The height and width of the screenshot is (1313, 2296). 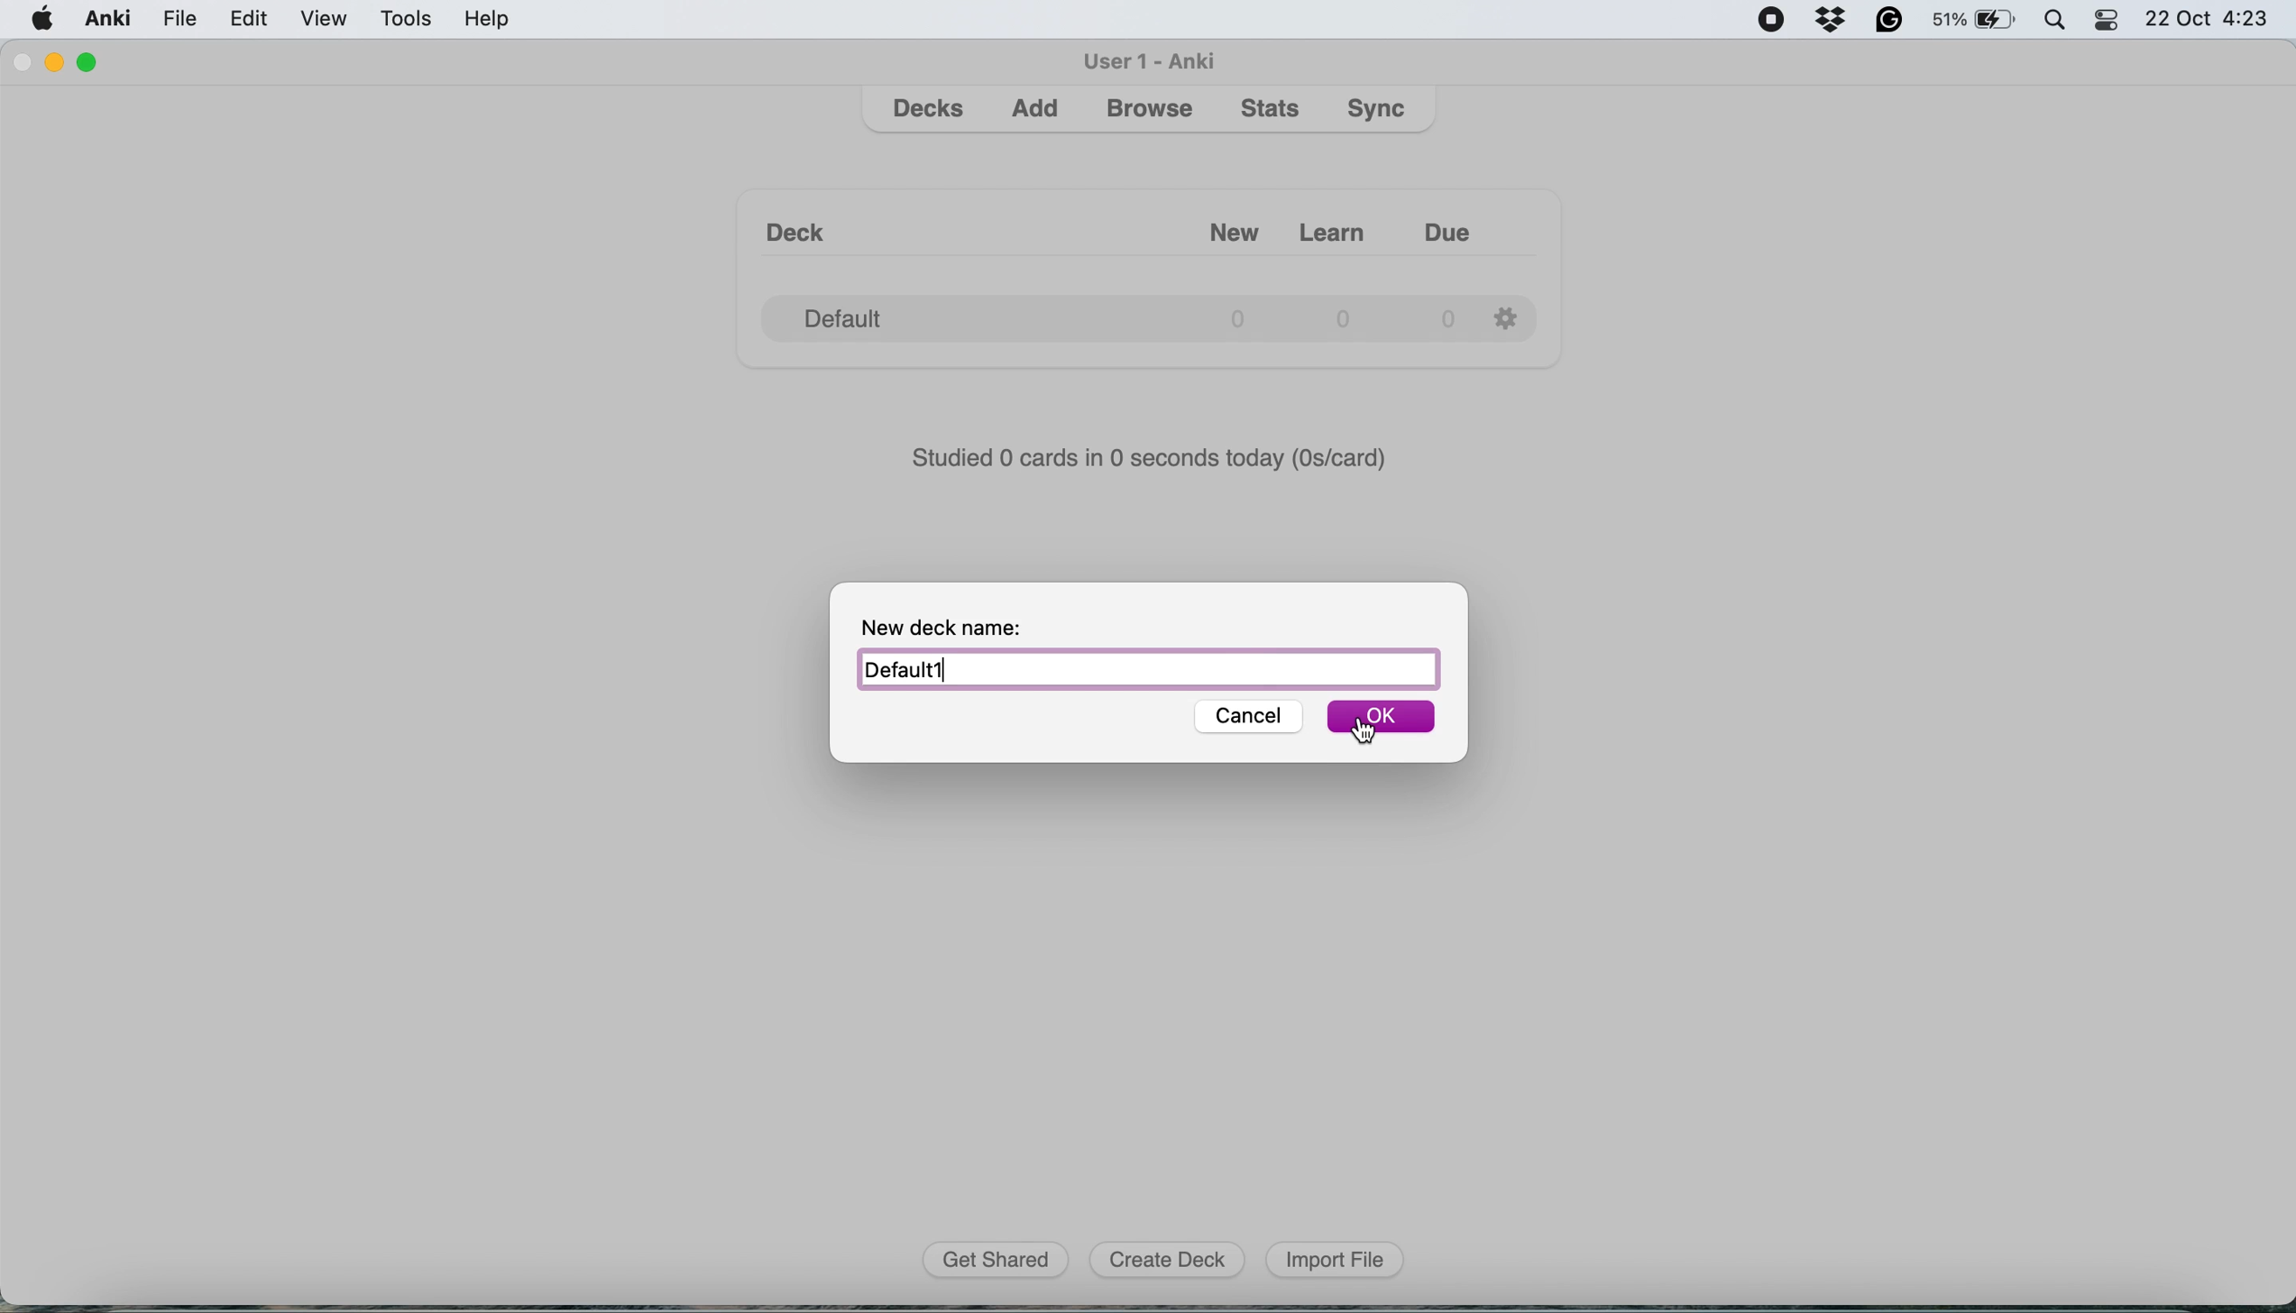 I want to click on Deck, so click(x=804, y=222).